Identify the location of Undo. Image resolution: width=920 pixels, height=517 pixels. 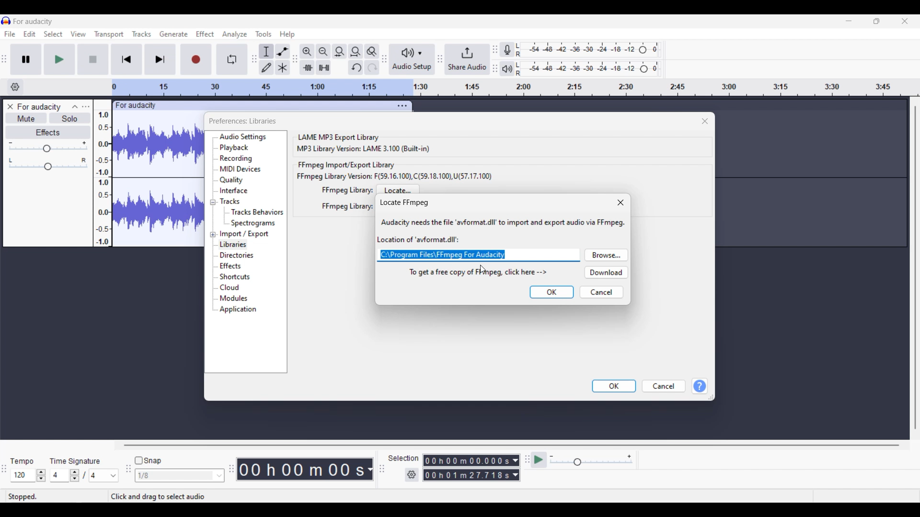
(356, 67).